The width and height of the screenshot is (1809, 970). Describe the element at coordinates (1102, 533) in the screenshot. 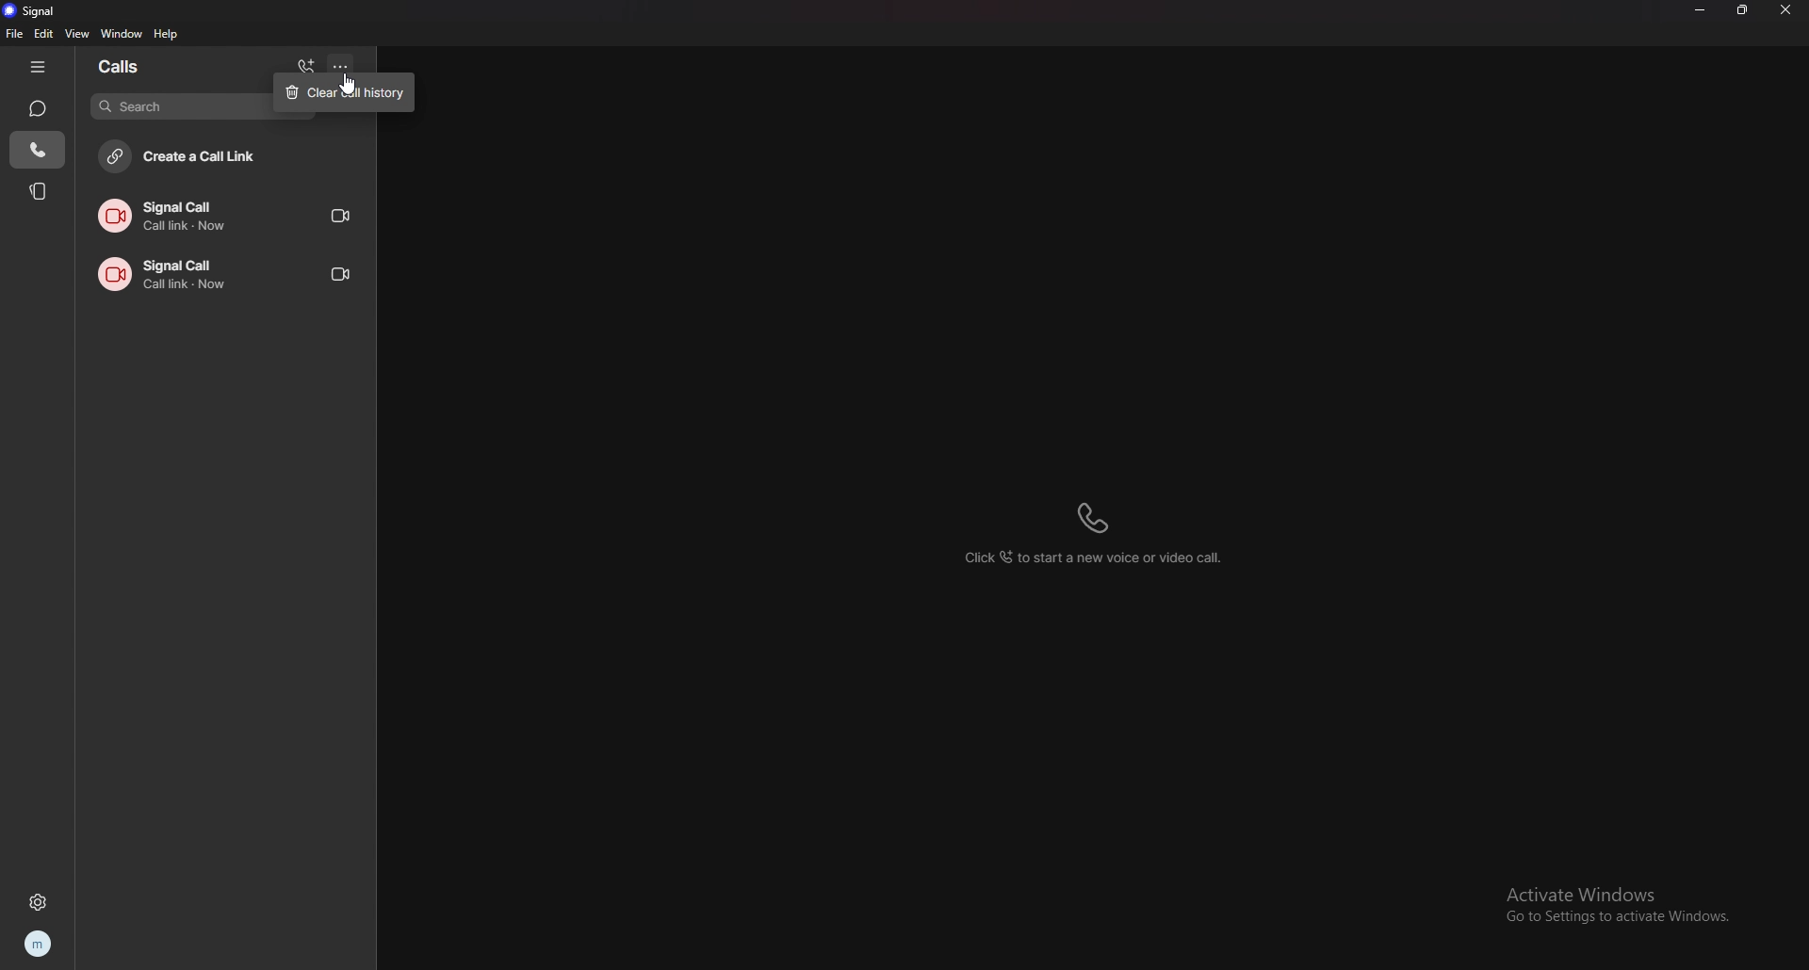

I see `click to start a new voice or video call` at that location.